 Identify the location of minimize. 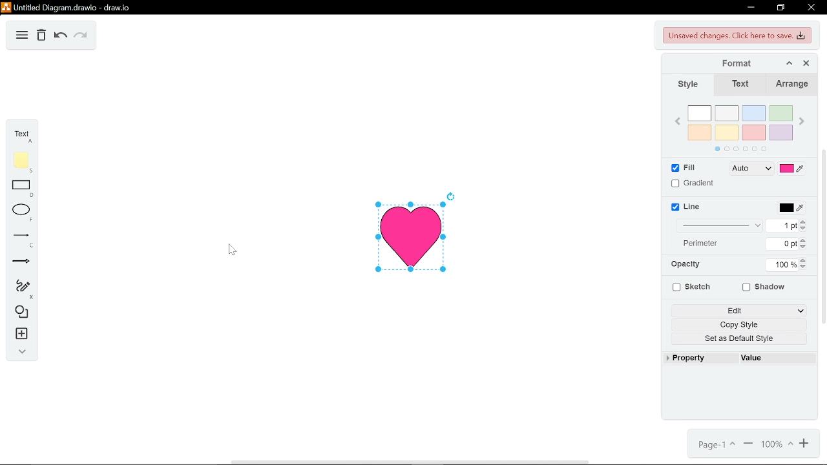
(750, 7).